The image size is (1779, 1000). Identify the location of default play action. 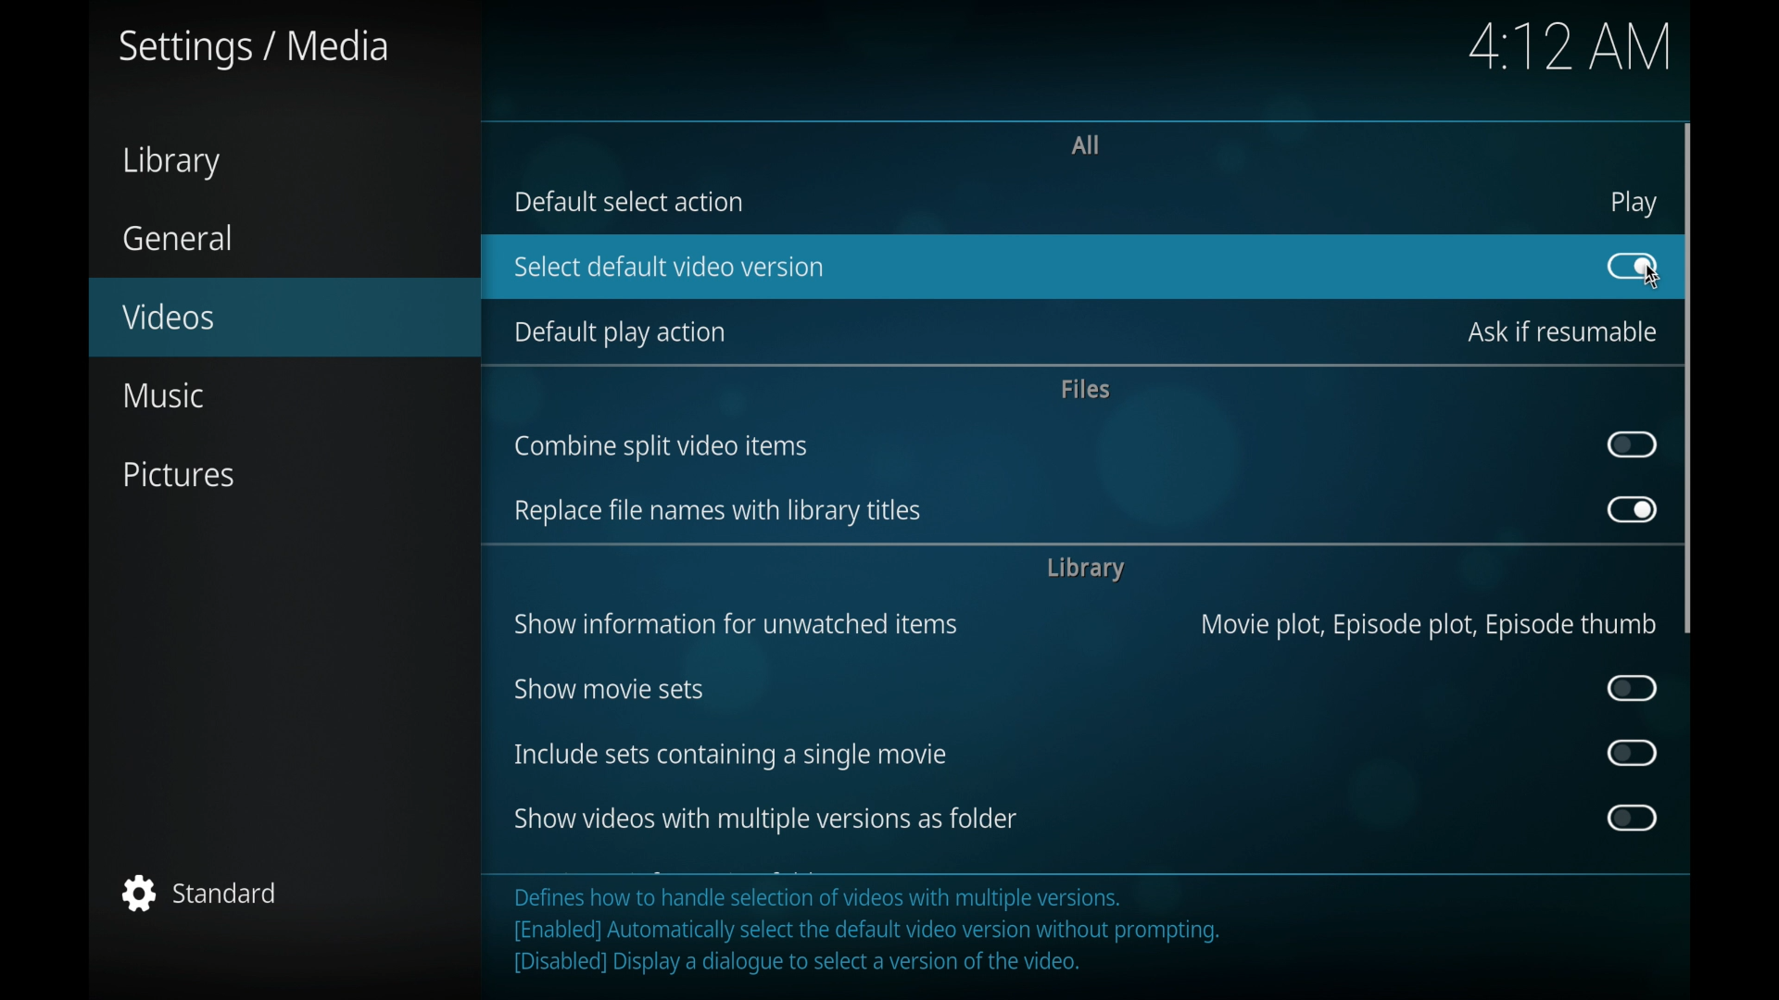
(616, 333).